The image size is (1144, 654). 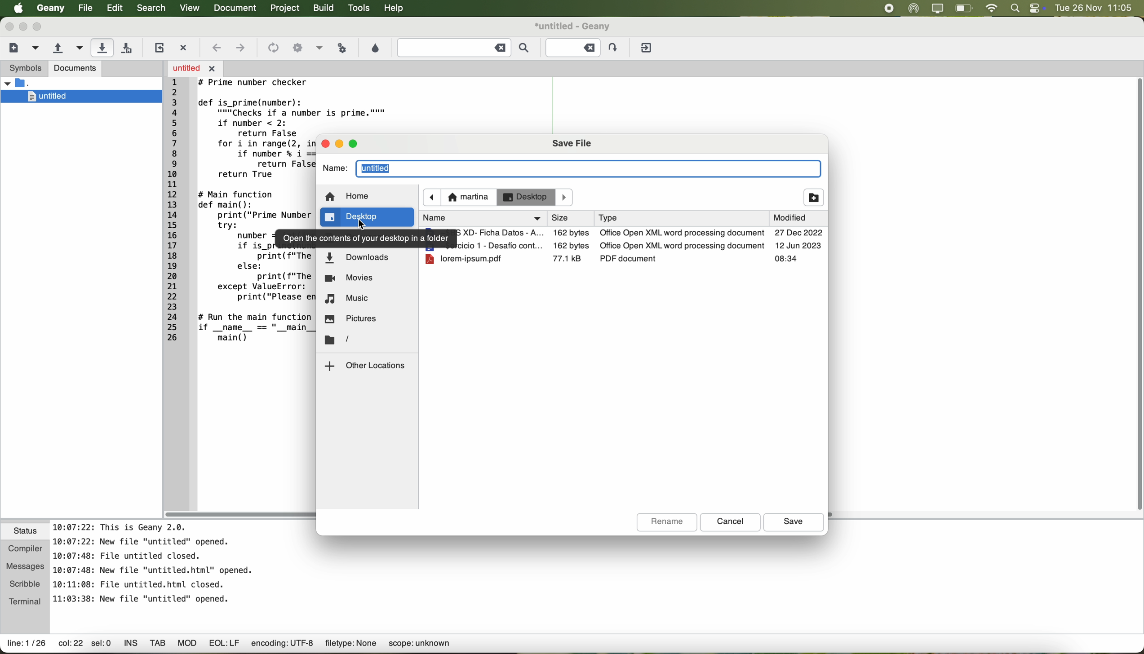 I want to click on location folder, so click(x=367, y=340).